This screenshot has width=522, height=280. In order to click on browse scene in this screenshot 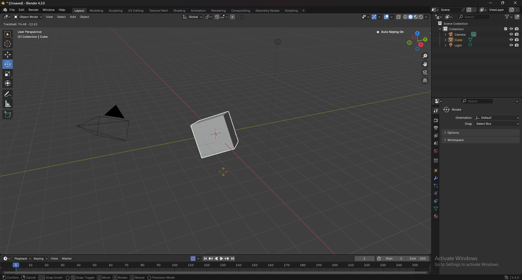, I will do `click(434, 10)`.